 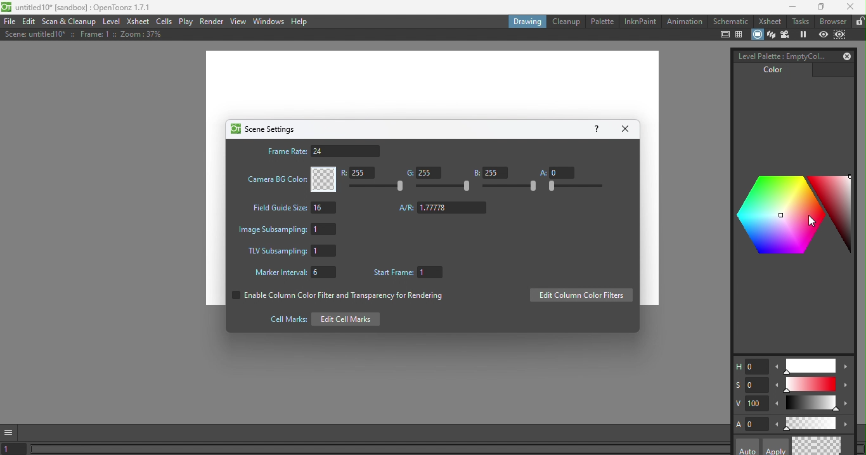 What do you see at coordinates (238, 21) in the screenshot?
I see `View` at bounding box center [238, 21].